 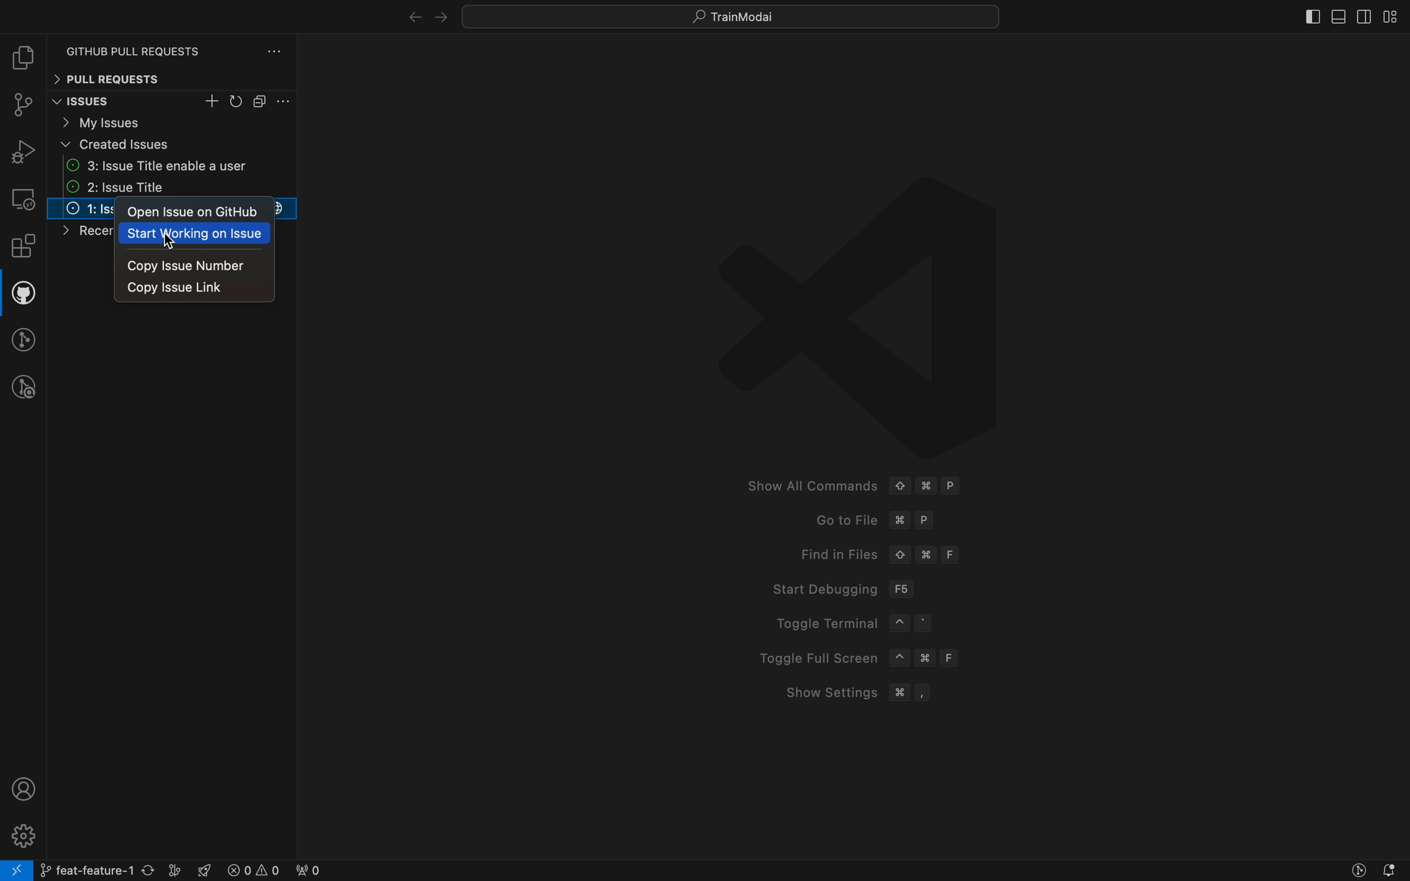 I want to click on settings, so click(x=285, y=101).